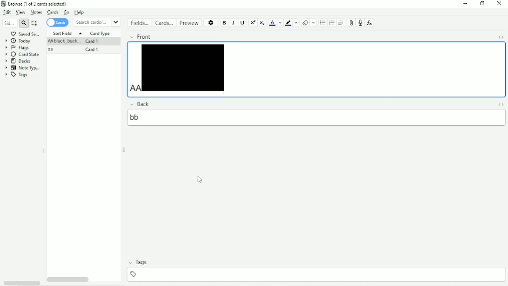 The height and width of the screenshot is (286, 508). Describe the element at coordinates (332, 23) in the screenshot. I see `Ordered list` at that location.